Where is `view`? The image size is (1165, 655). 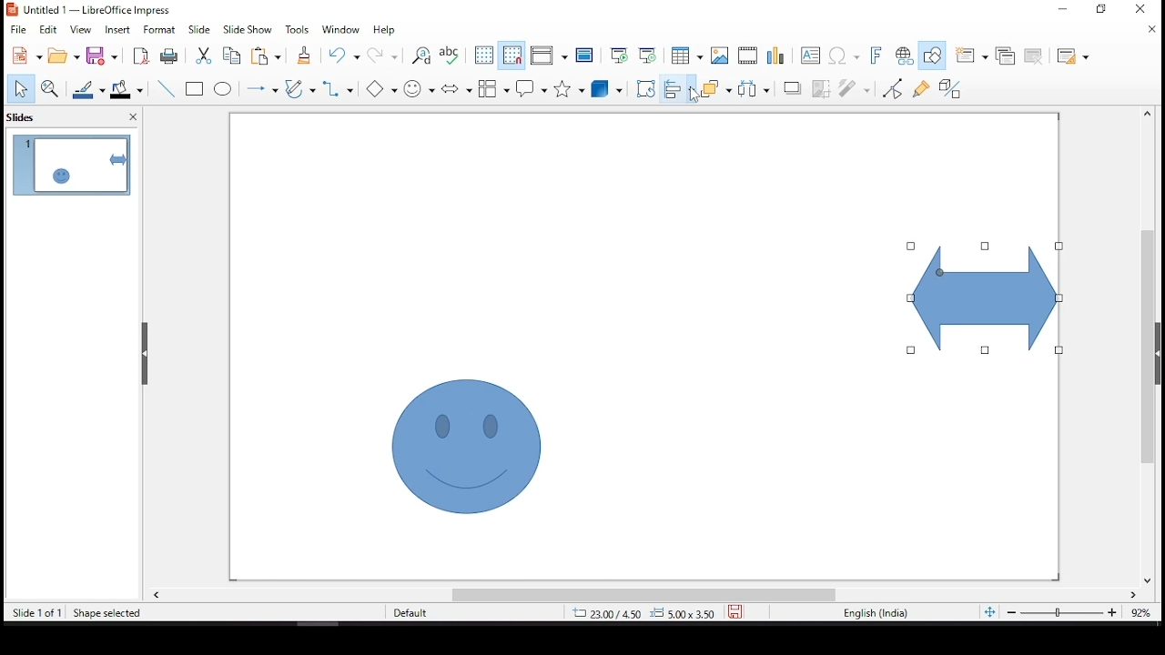 view is located at coordinates (82, 30).